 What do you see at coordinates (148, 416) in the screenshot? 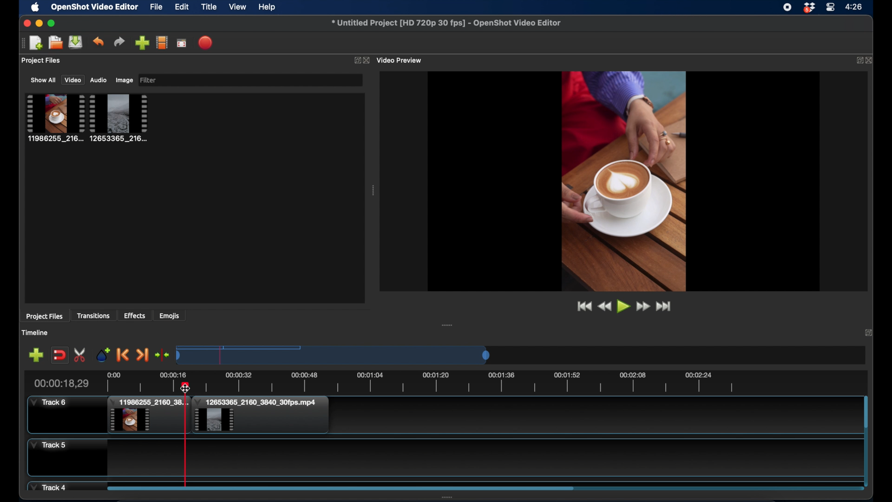
I see `clip` at bounding box center [148, 416].